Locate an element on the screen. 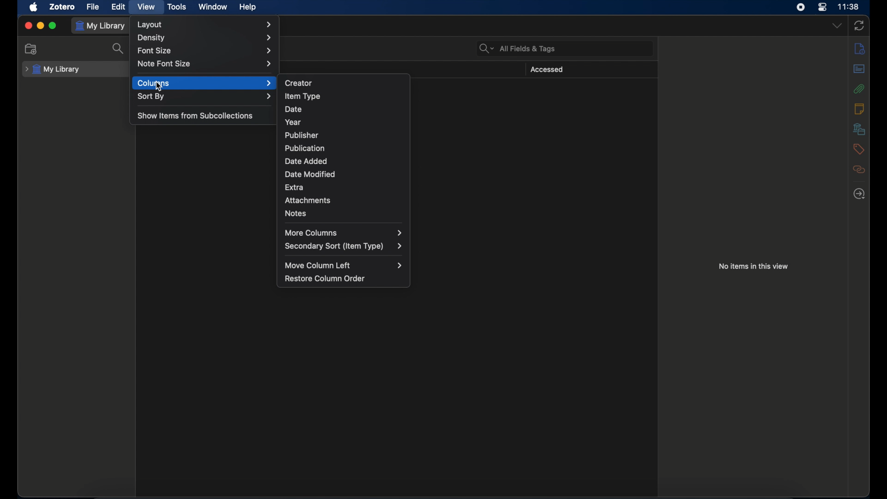 This screenshot has width=887, height=499. control center is located at coordinates (822, 7).